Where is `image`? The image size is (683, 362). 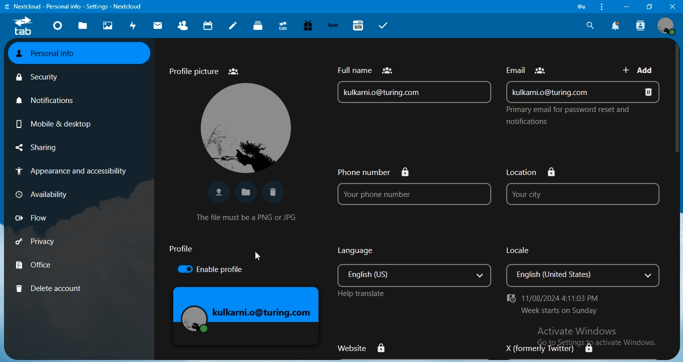
image is located at coordinates (244, 127).